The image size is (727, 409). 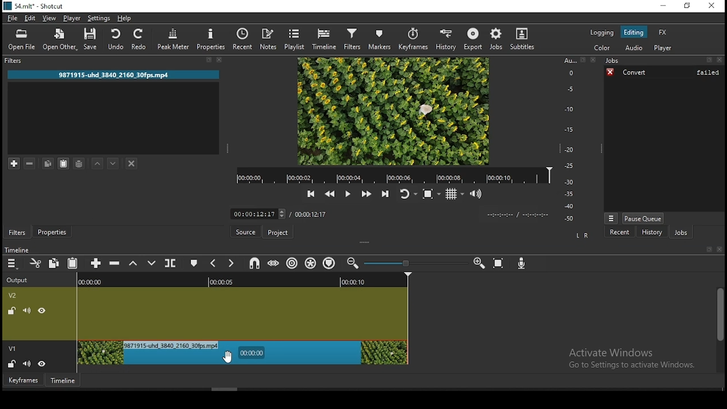 What do you see at coordinates (477, 195) in the screenshot?
I see `volume control` at bounding box center [477, 195].